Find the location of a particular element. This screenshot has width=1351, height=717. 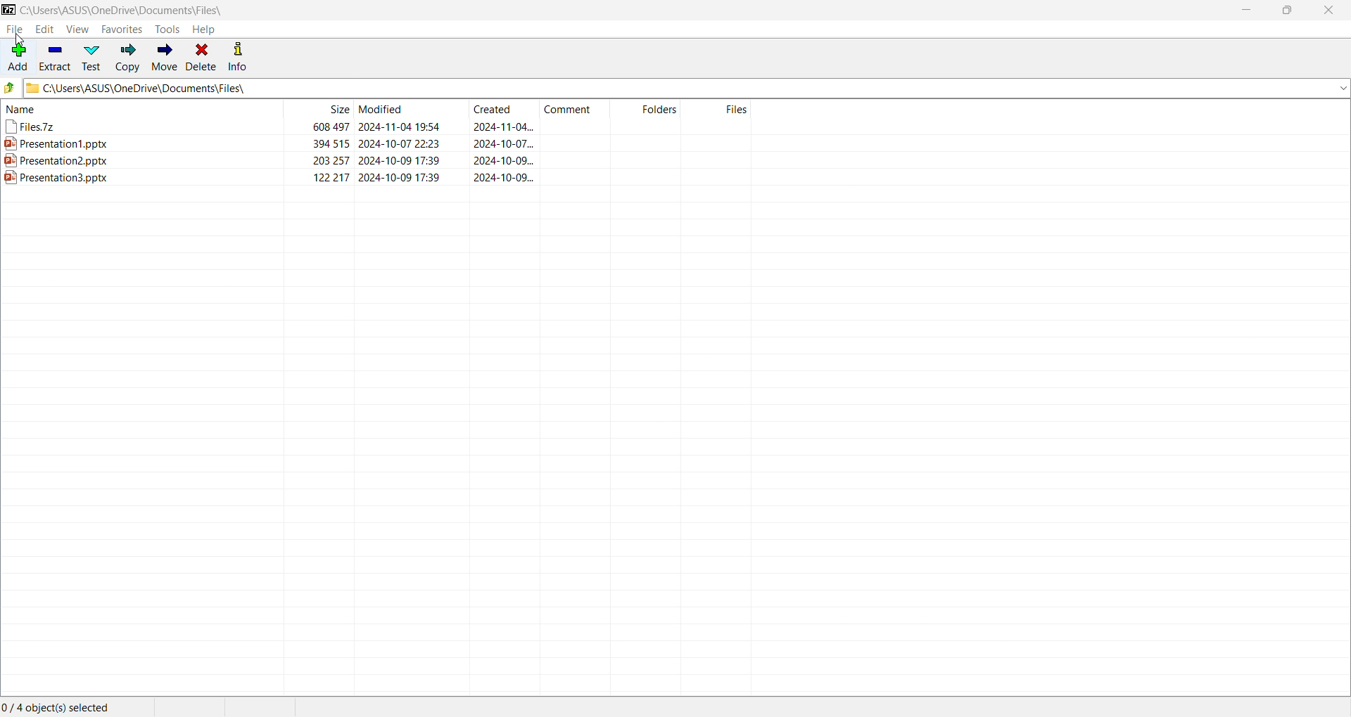

203 257 is located at coordinates (324, 160).